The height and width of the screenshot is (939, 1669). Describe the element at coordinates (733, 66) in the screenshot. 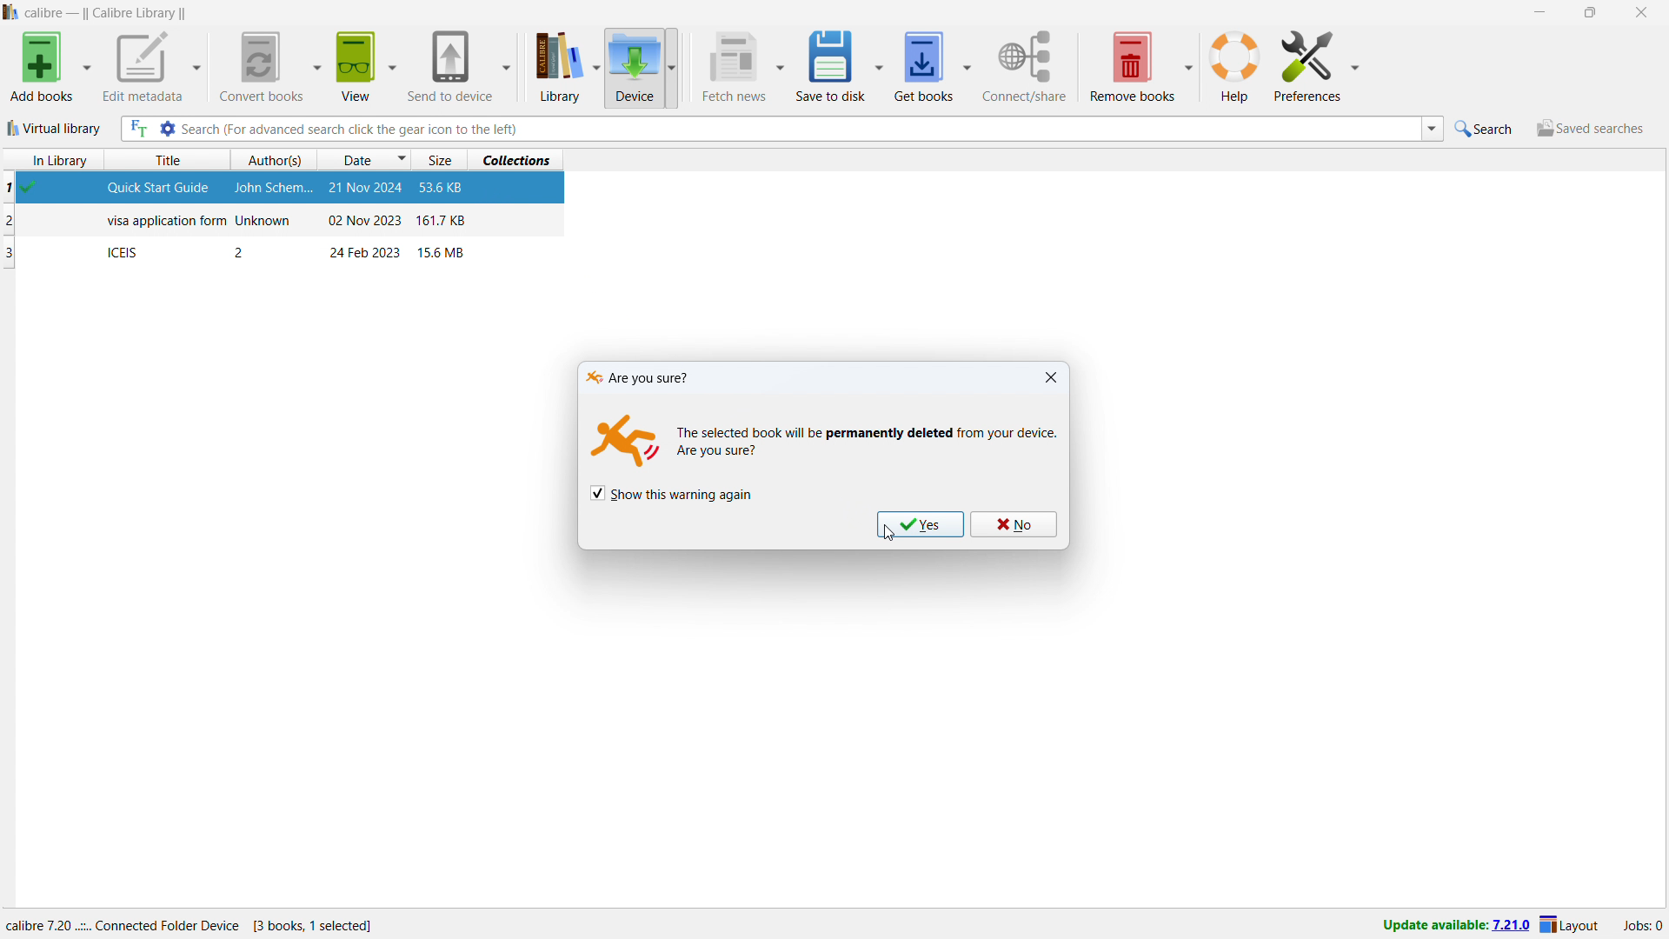

I see `fetch news` at that location.